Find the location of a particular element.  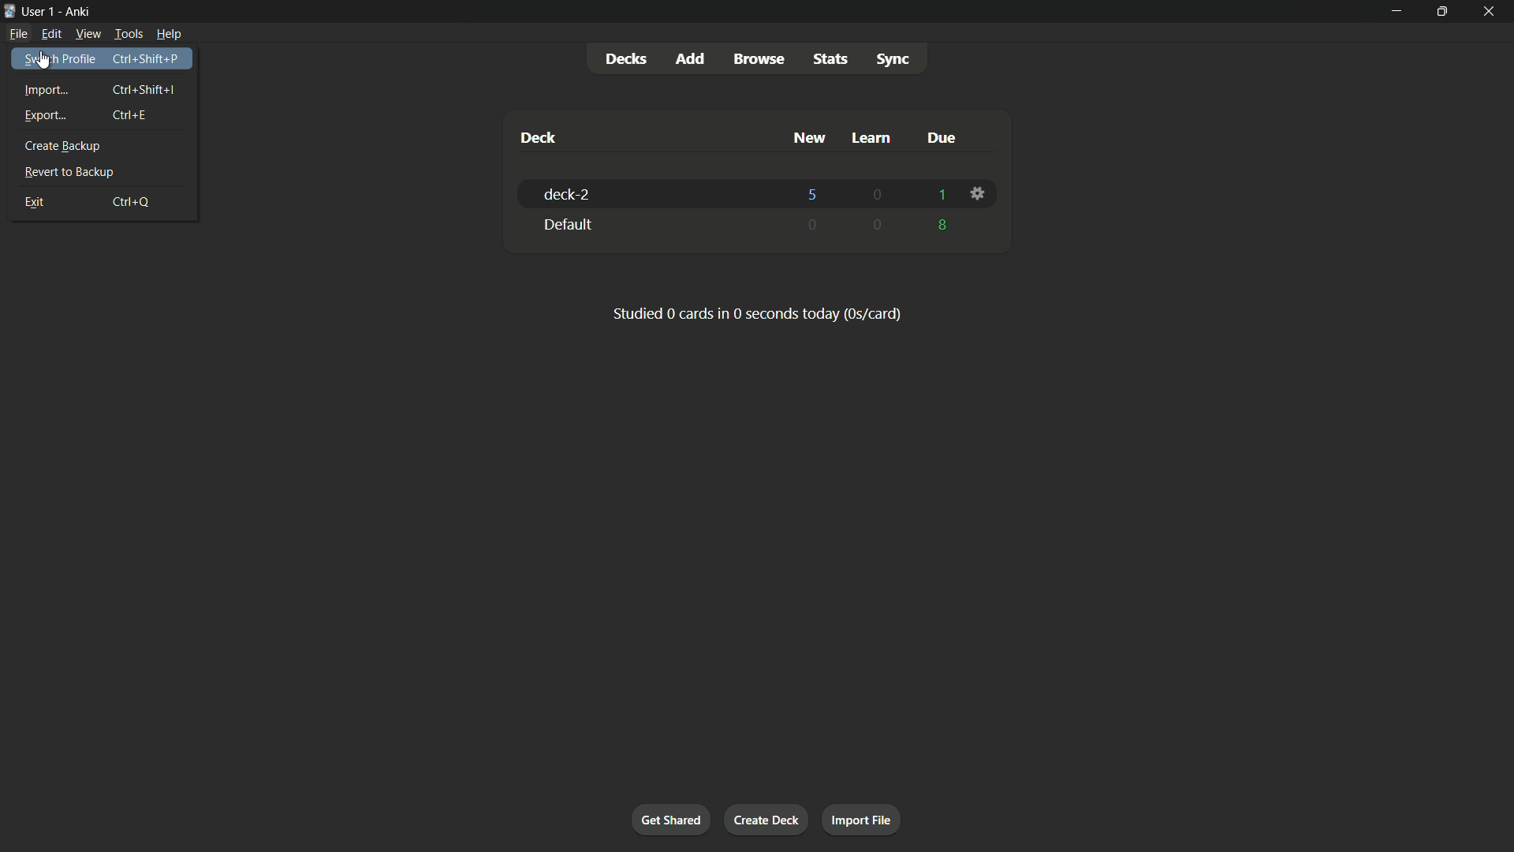

Tools is located at coordinates (127, 33).